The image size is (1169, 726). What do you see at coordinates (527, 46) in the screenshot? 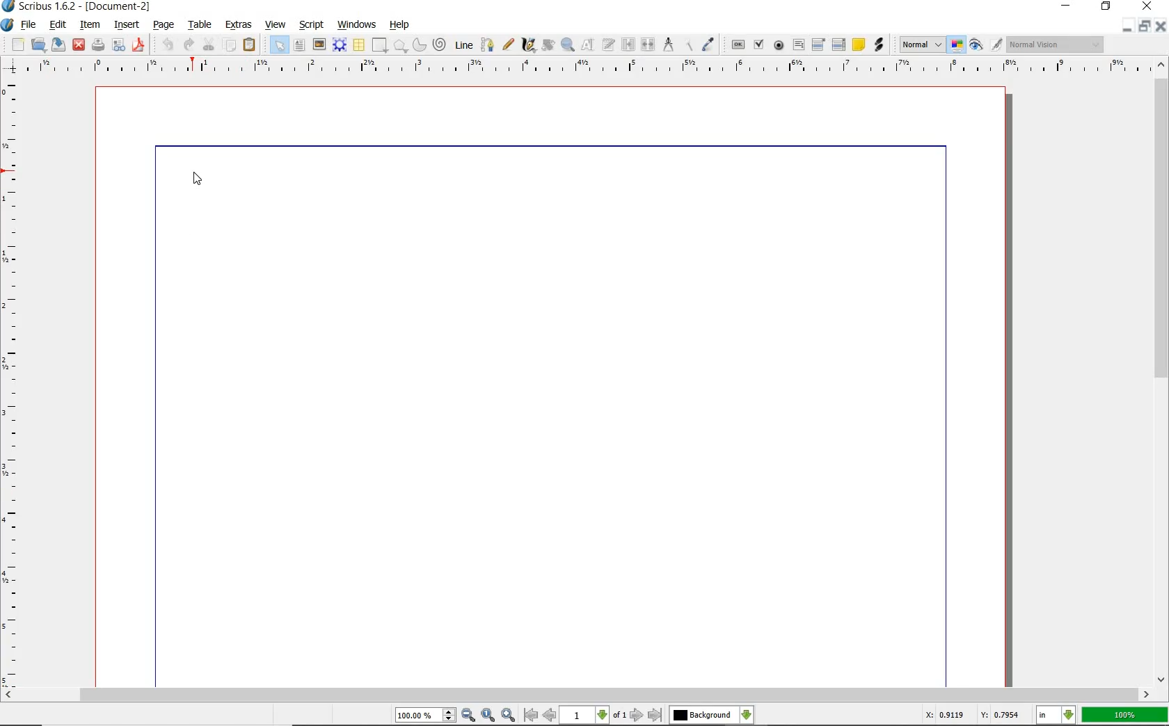
I see `calligraphic line` at bounding box center [527, 46].